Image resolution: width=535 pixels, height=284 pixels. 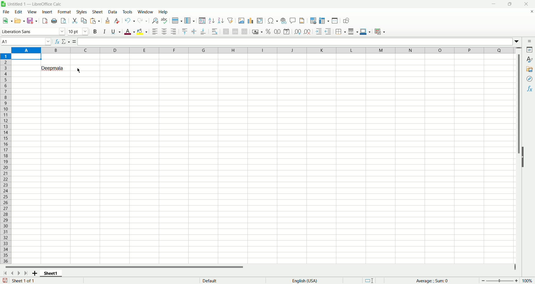 What do you see at coordinates (33, 12) in the screenshot?
I see `View` at bounding box center [33, 12].